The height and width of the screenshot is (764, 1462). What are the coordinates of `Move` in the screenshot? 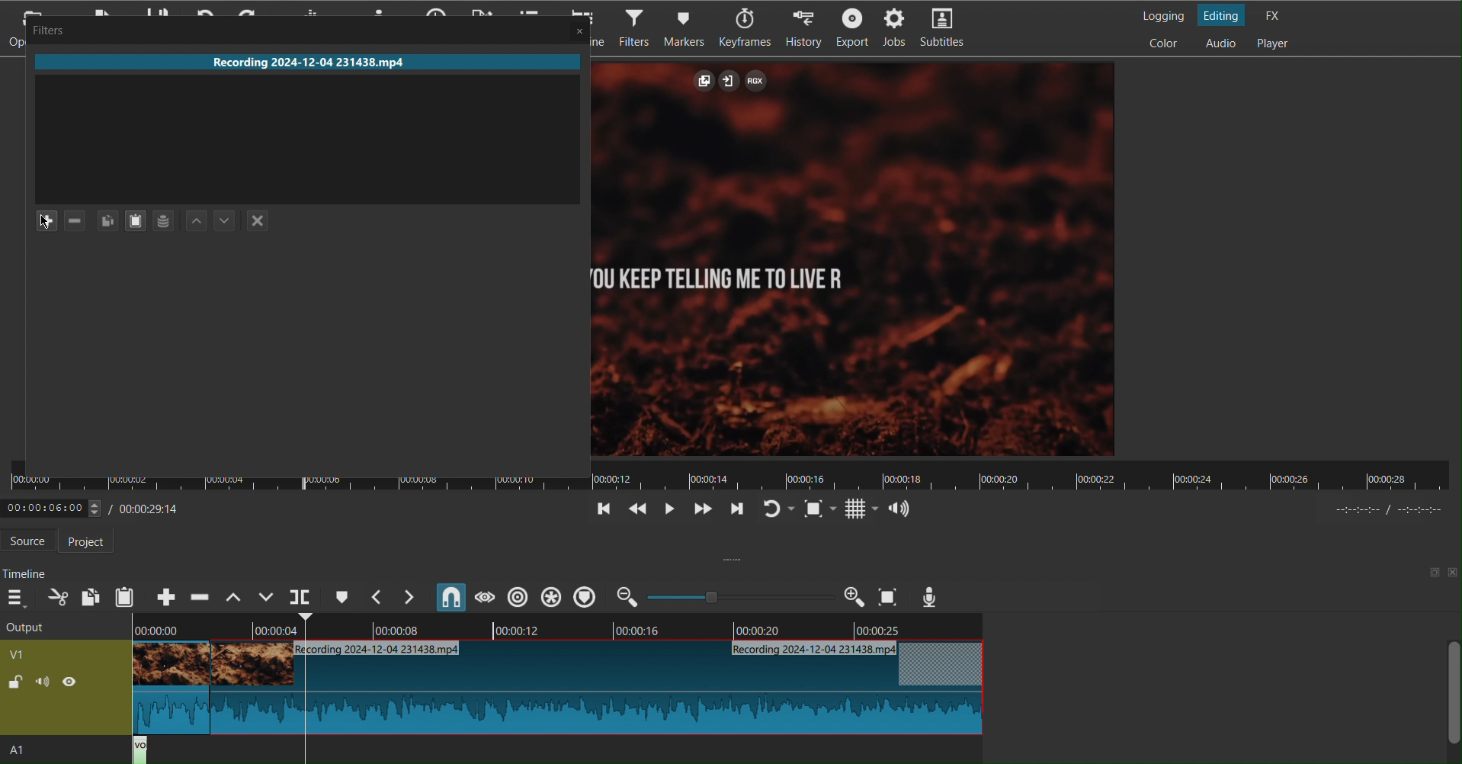 It's located at (211, 220).